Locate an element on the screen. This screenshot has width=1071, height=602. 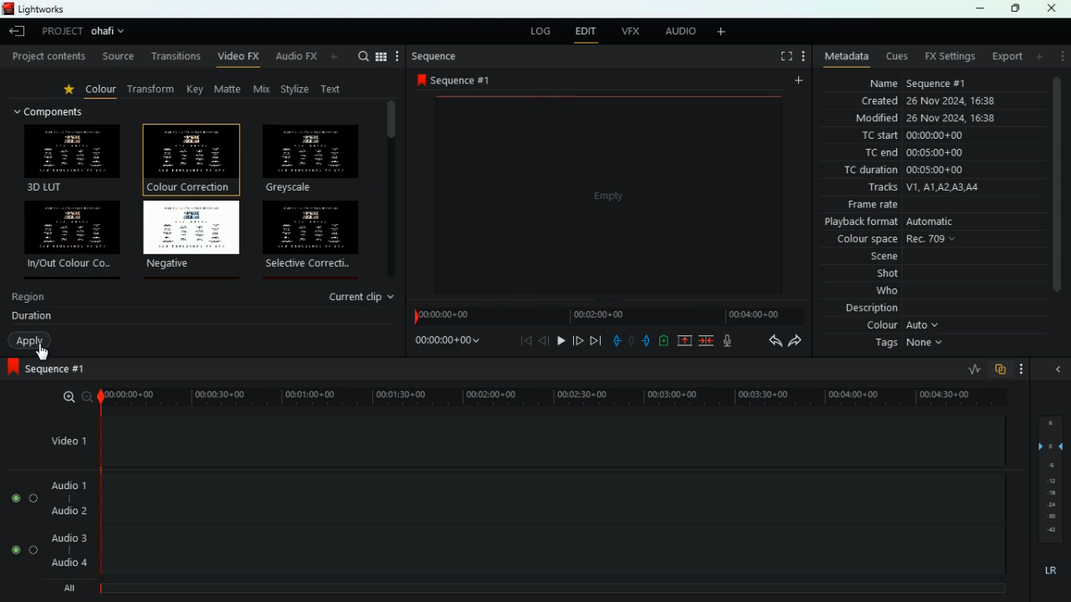
image is located at coordinates (607, 193).